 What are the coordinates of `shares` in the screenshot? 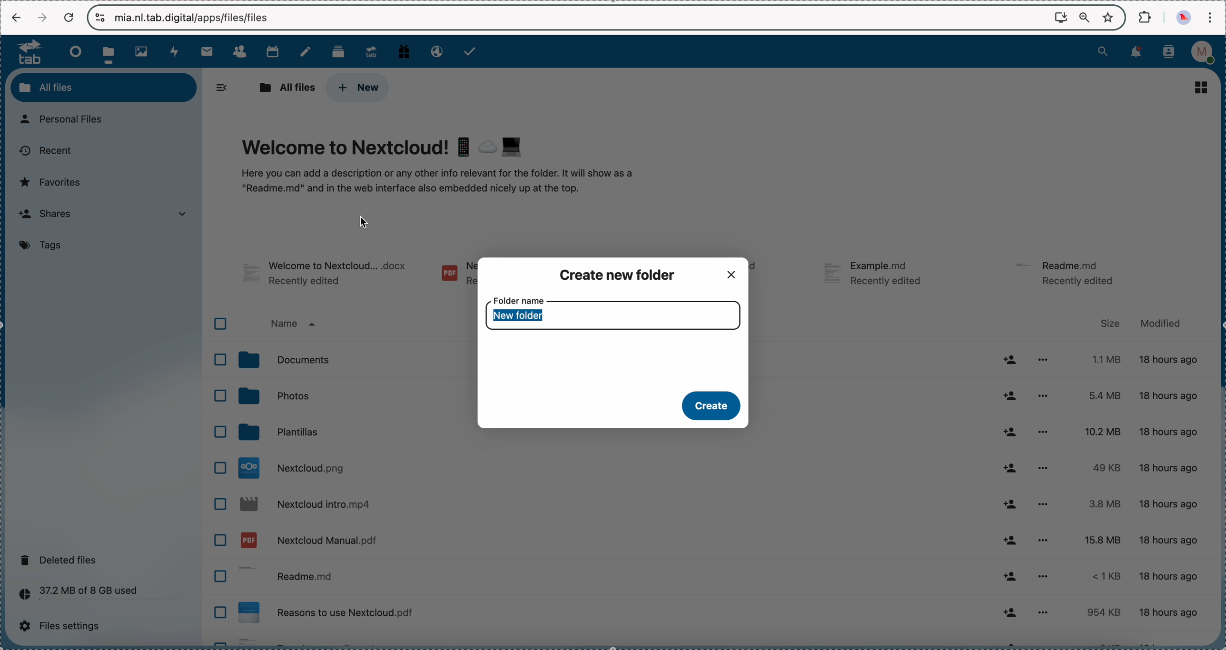 It's located at (101, 216).